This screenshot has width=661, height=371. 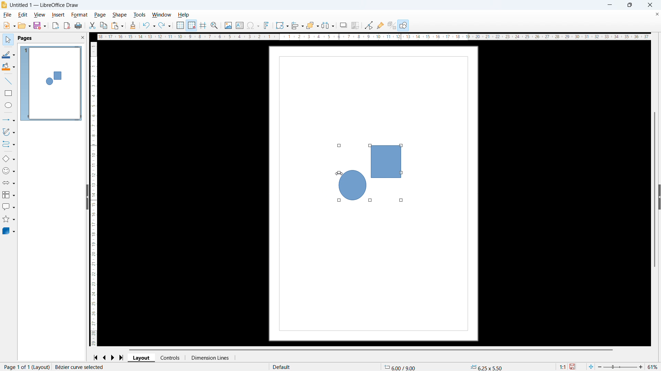 I want to click on Connectors , so click(x=9, y=144).